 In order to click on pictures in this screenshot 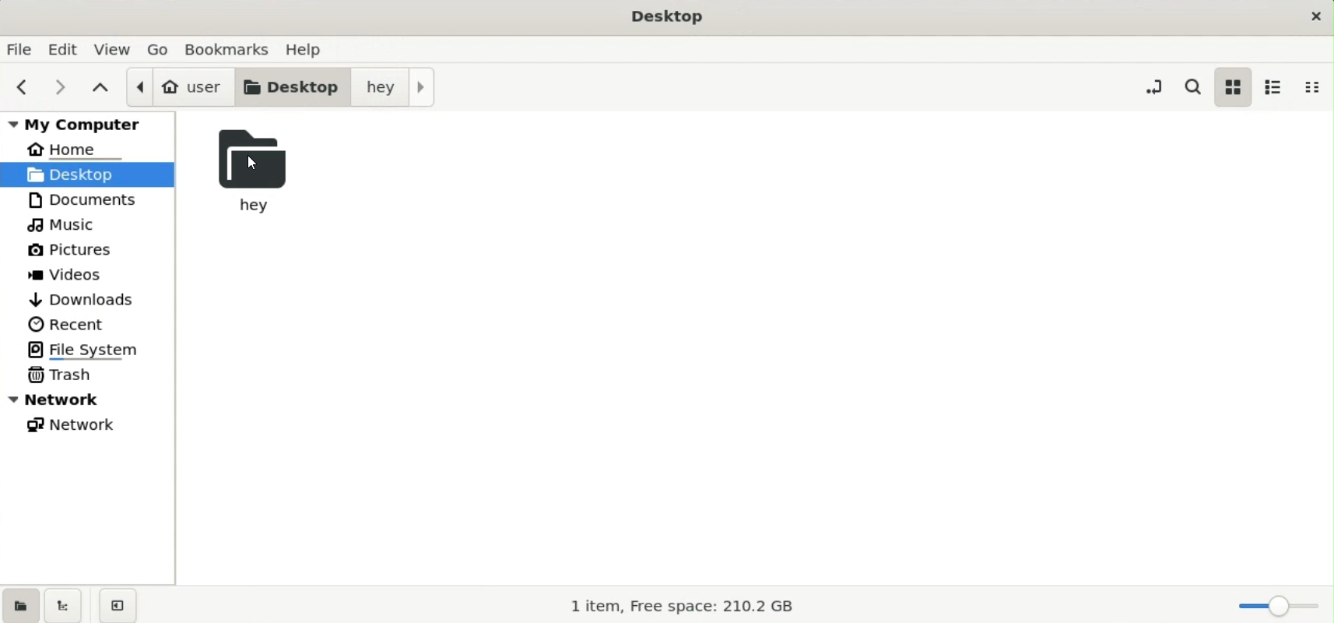, I will do `click(77, 253)`.